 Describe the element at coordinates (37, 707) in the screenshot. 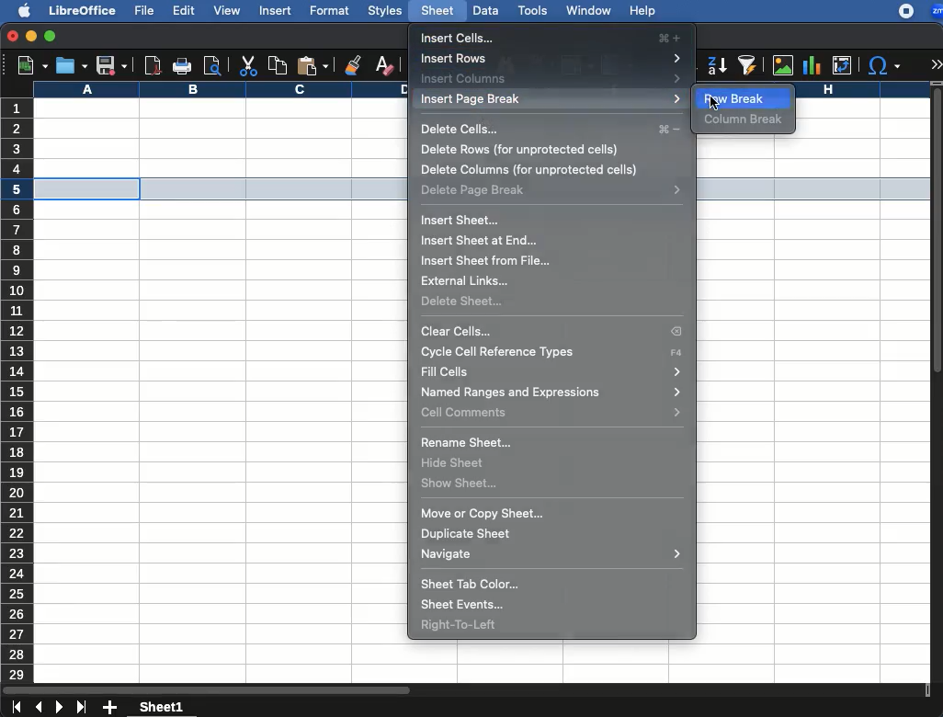

I see `previous sheet` at that location.